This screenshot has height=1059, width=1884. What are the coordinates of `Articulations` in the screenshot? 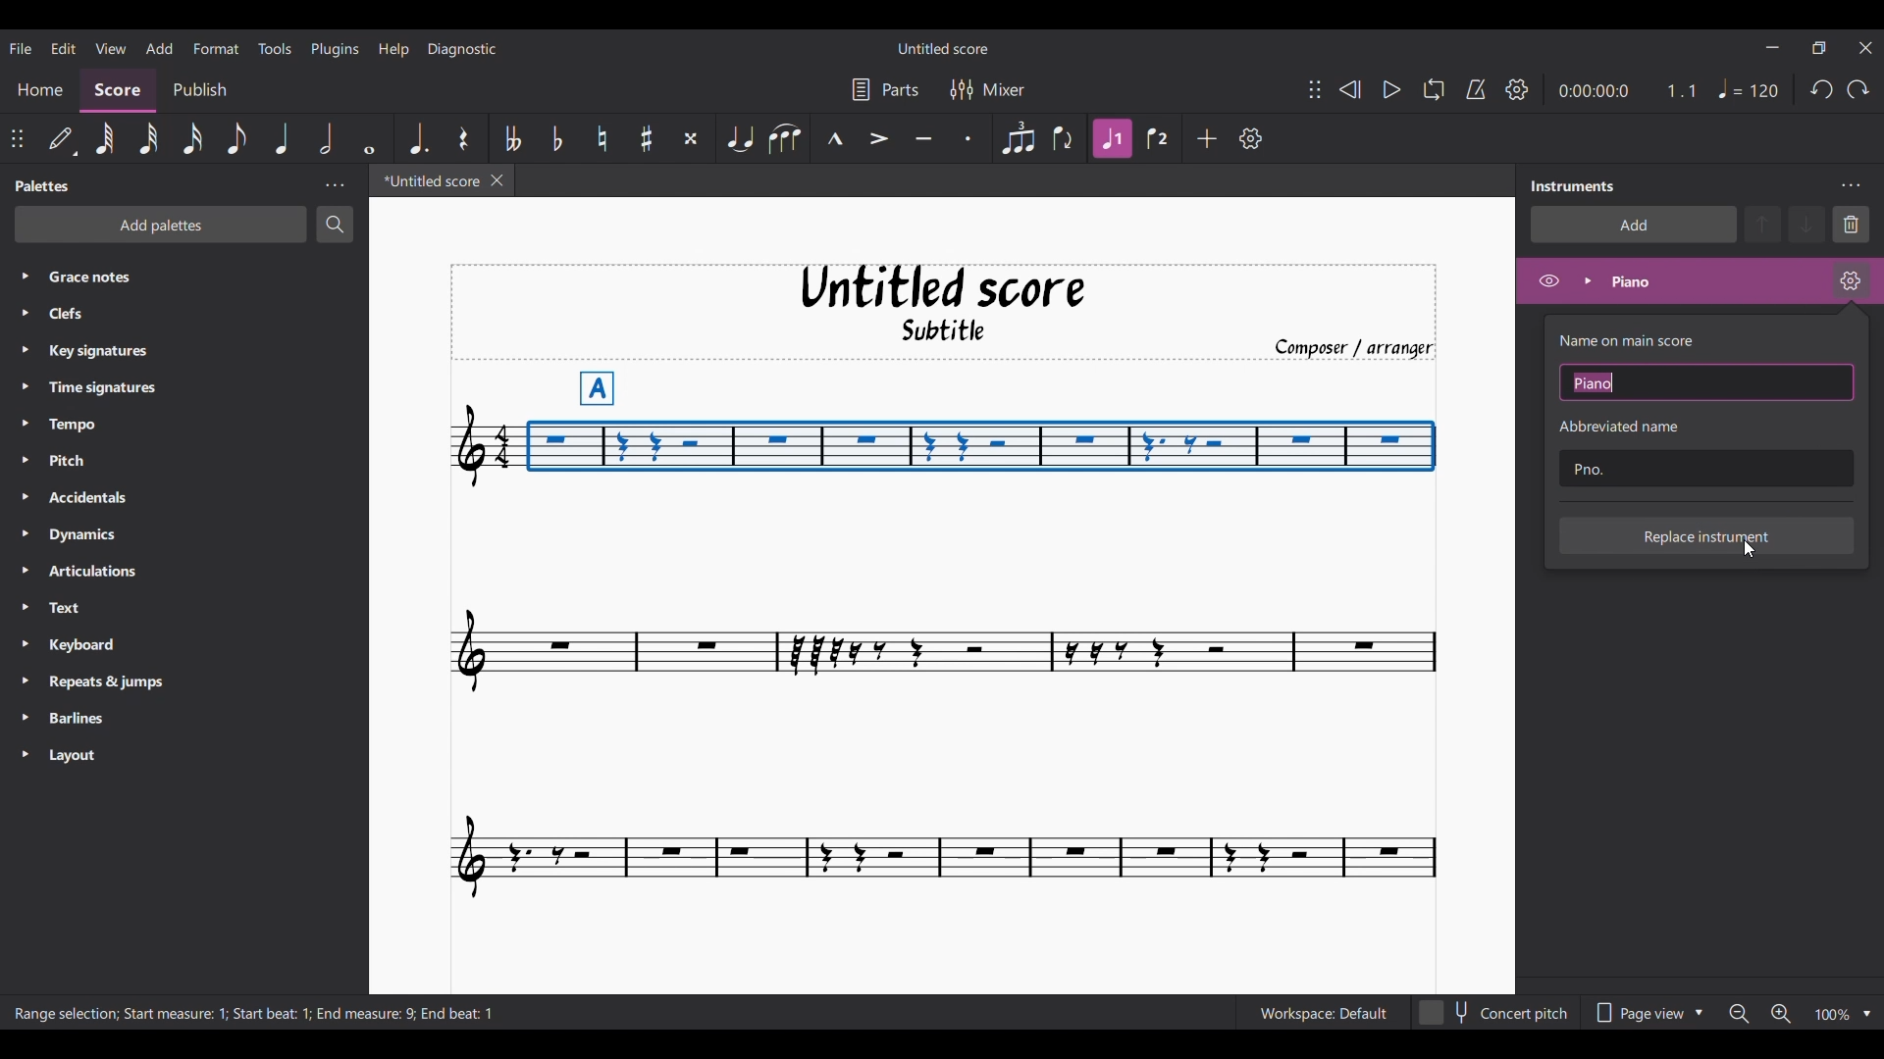 It's located at (110, 572).